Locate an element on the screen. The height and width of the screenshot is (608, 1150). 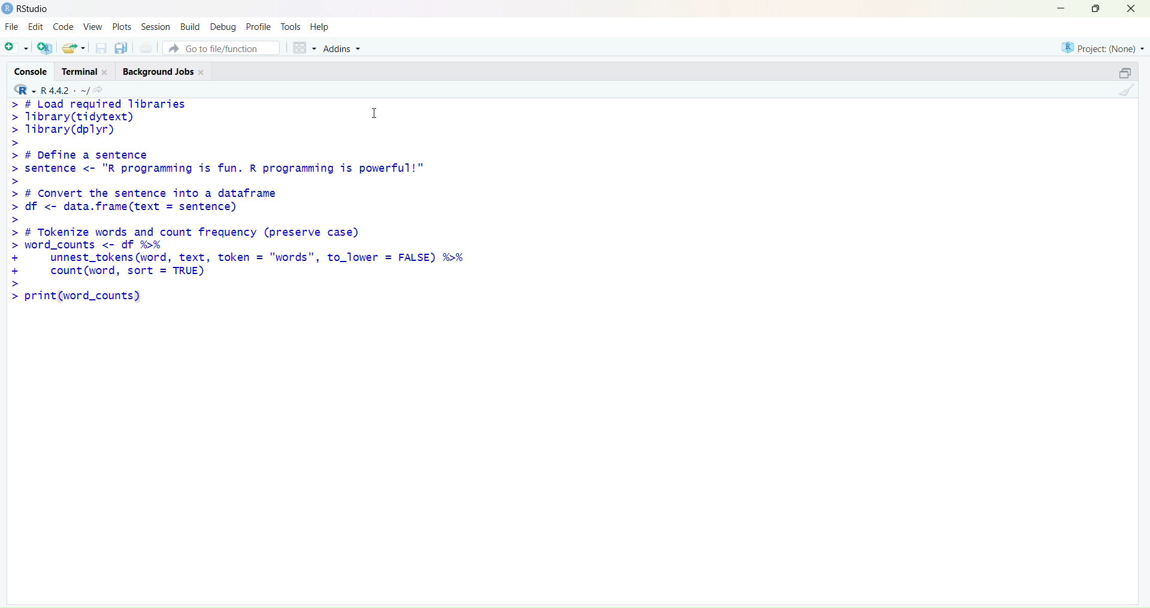
plots is located at coordinates (123, 26).